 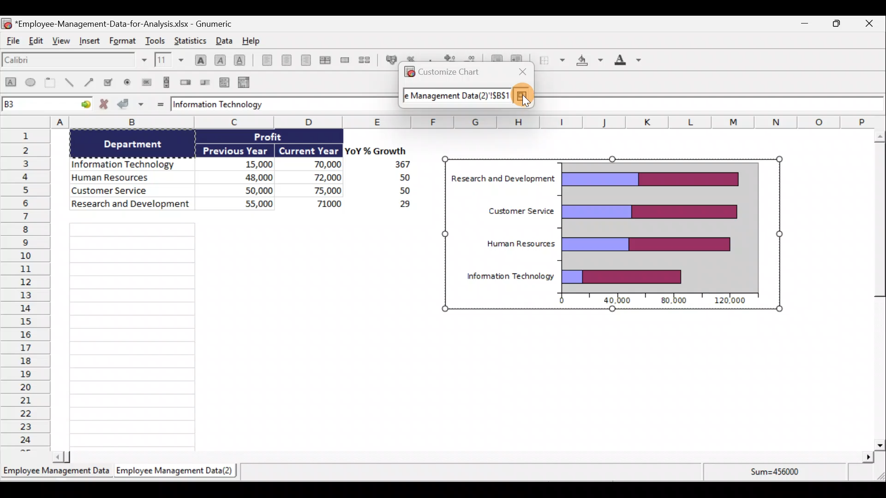 I want to click on Scroll bar, so click(x=463, y=456).